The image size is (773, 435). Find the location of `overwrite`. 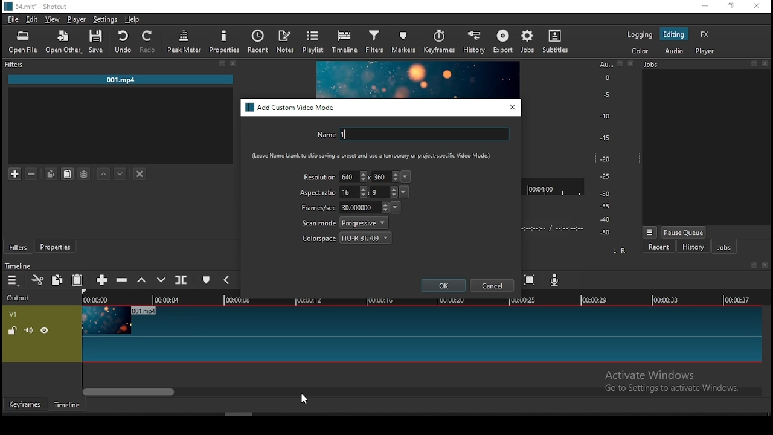

overwrite is located at coordinates (162, 280).